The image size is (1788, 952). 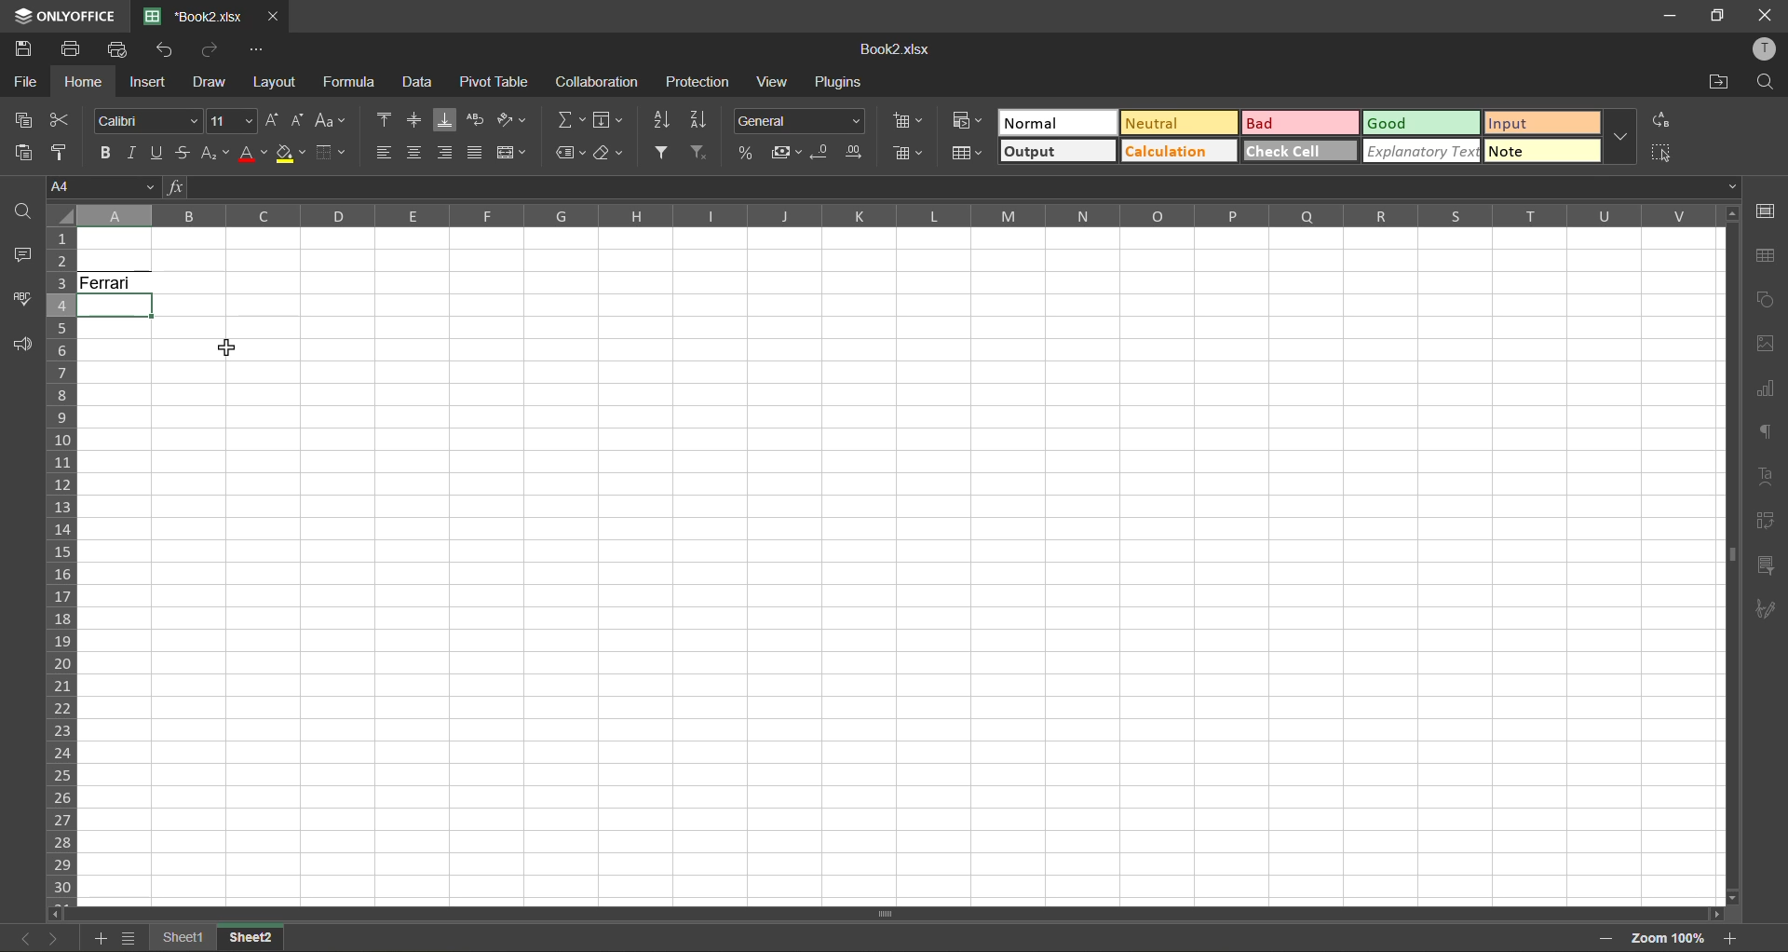 What do you see at coordinates (608, 119) in the screenshot?
I see `fields` at bounding box center [608, 119].